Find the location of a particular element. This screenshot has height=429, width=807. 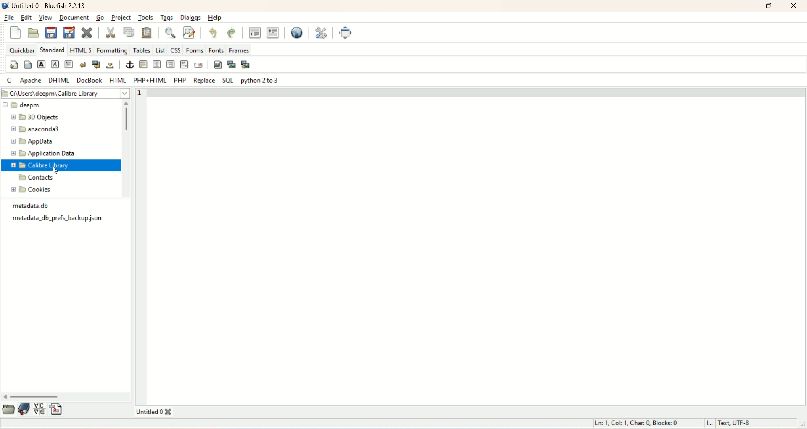

application data is located at coordinates (42, 154).